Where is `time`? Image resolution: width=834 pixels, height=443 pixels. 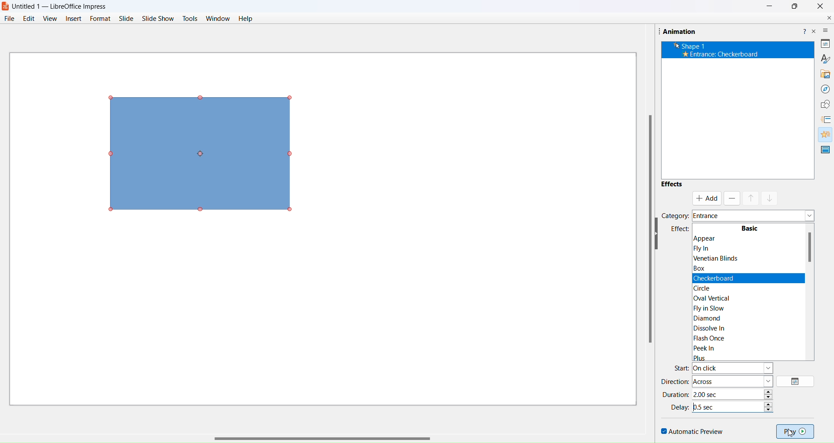
time is located at coordinates (728, 406).